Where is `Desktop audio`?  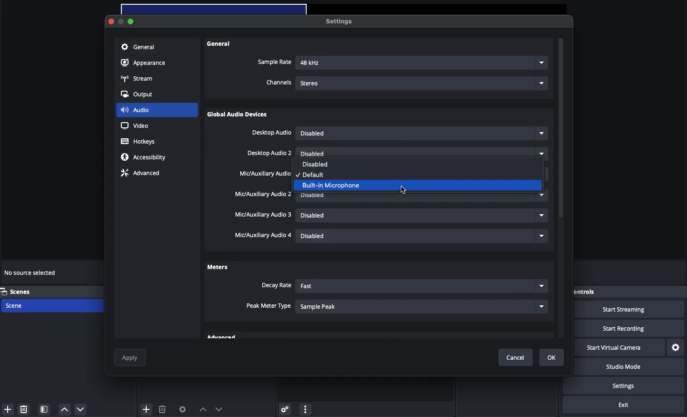 Desktop audio is located at coordinates (271, 133).